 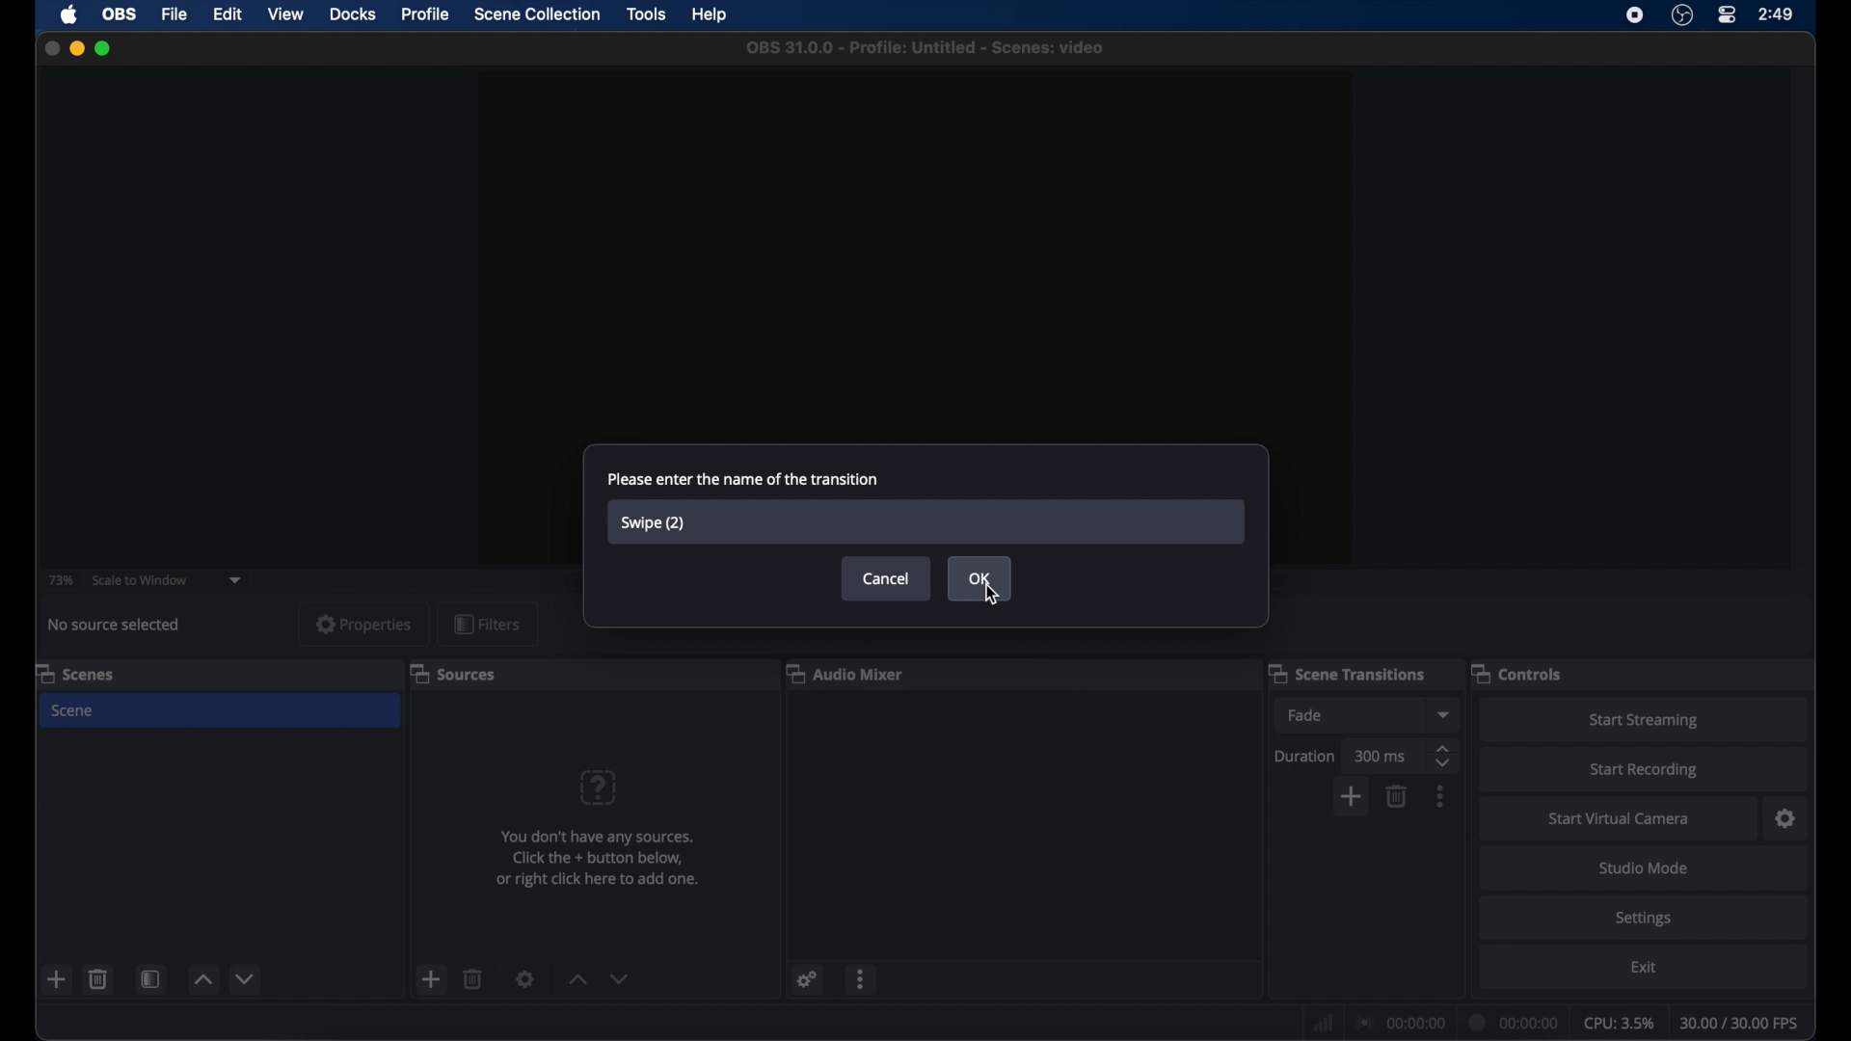 What do you see at coordinates (488, 625) in the screenshot?
I see `filters` at bounding box center [488, 625].